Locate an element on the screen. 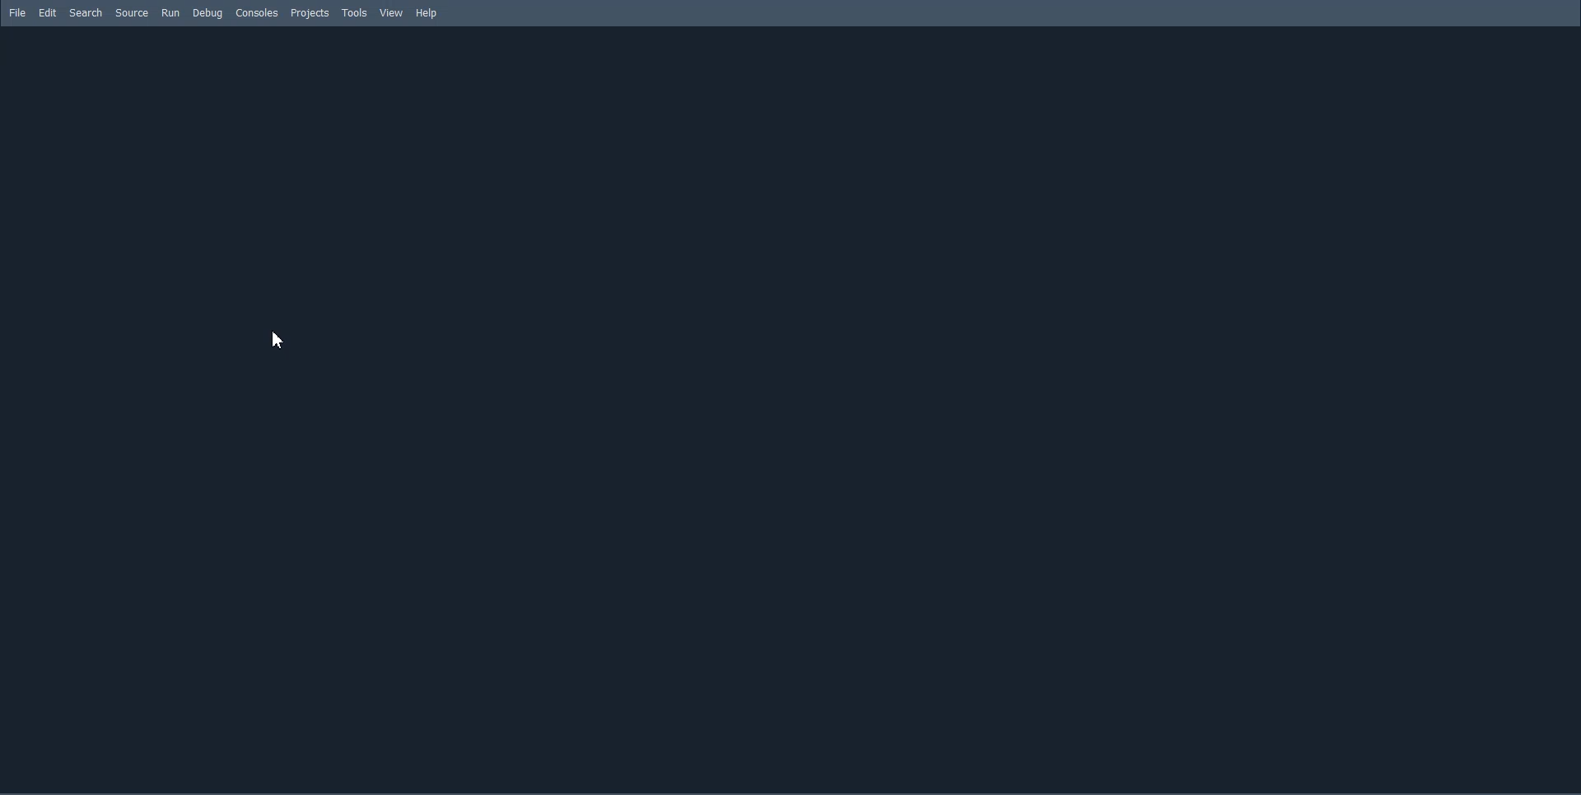 The height and width of the screenshot is (795, 1581). Projects is located at coordinates (310, 12).